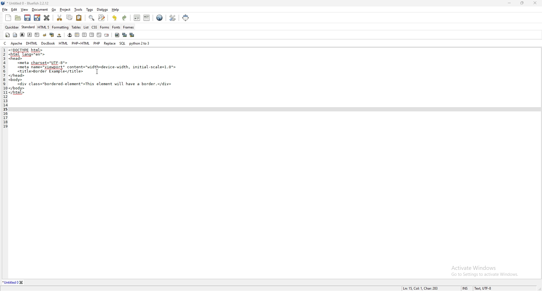 The image size is (542, 291). I want to click on multi thumbnail, so click(133, 35).